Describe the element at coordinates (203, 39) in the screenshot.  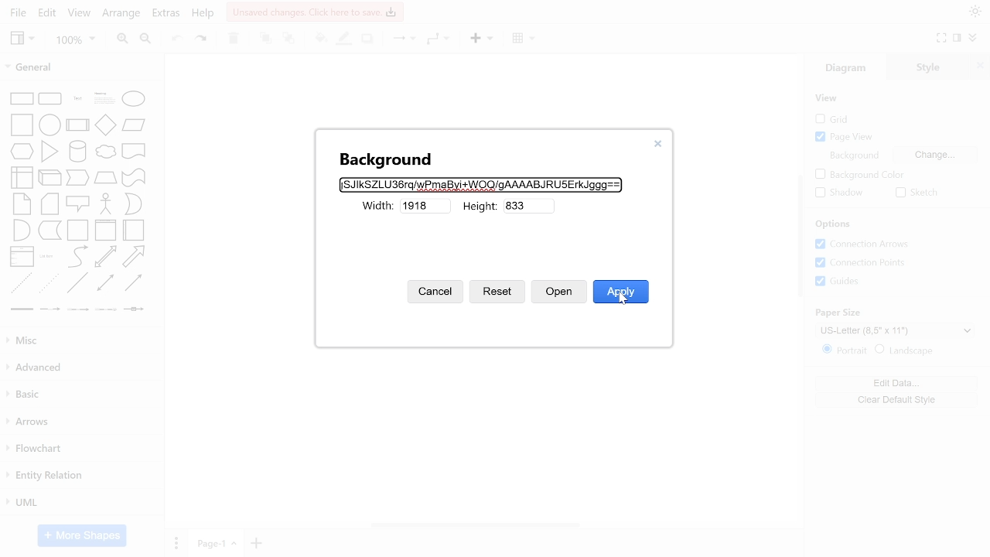
I see `redo` at that location.